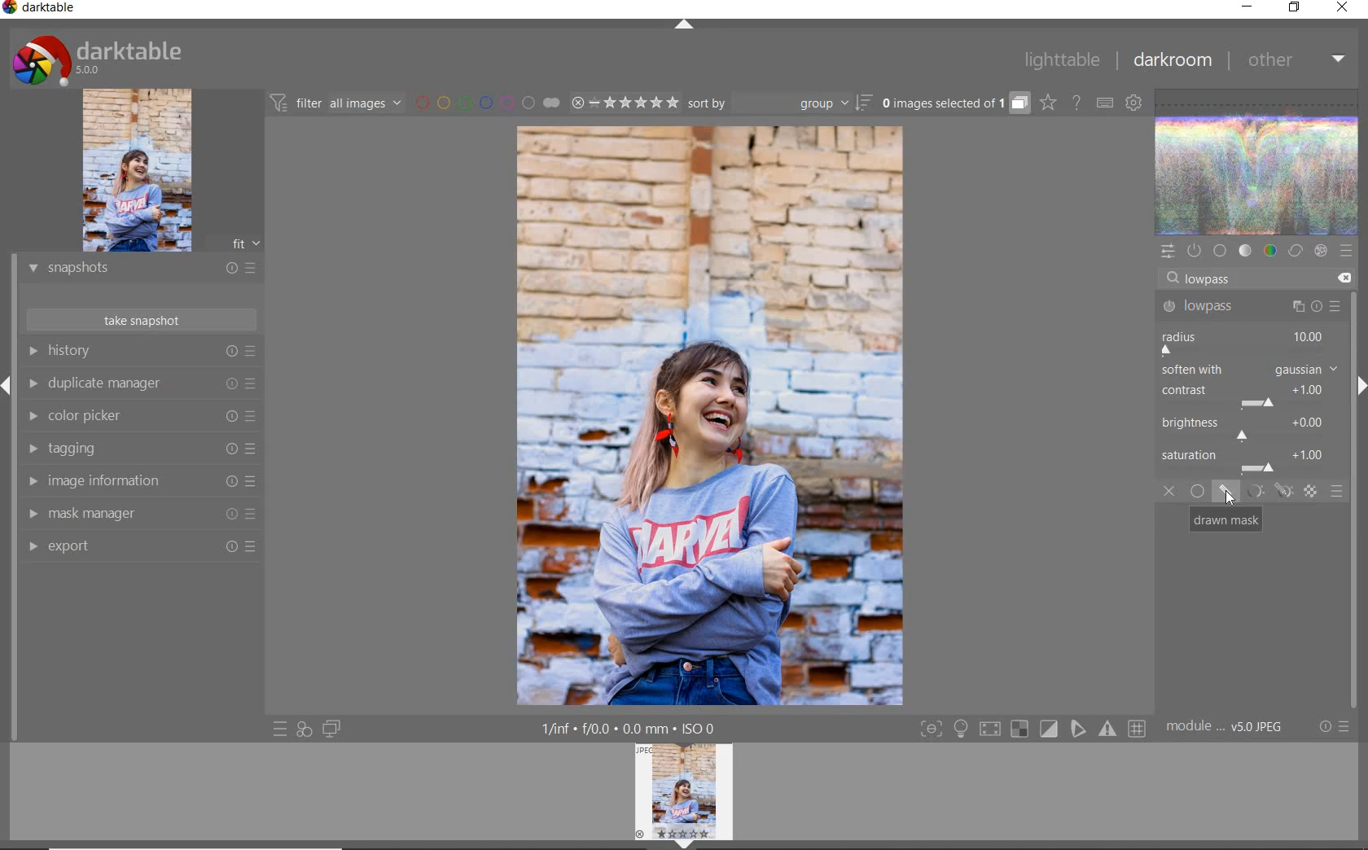 The image size is (1368, 850). What do you see at coordinates (141, 450) in the screenshot?
I see `tagging` at bounding box center [141, 450].